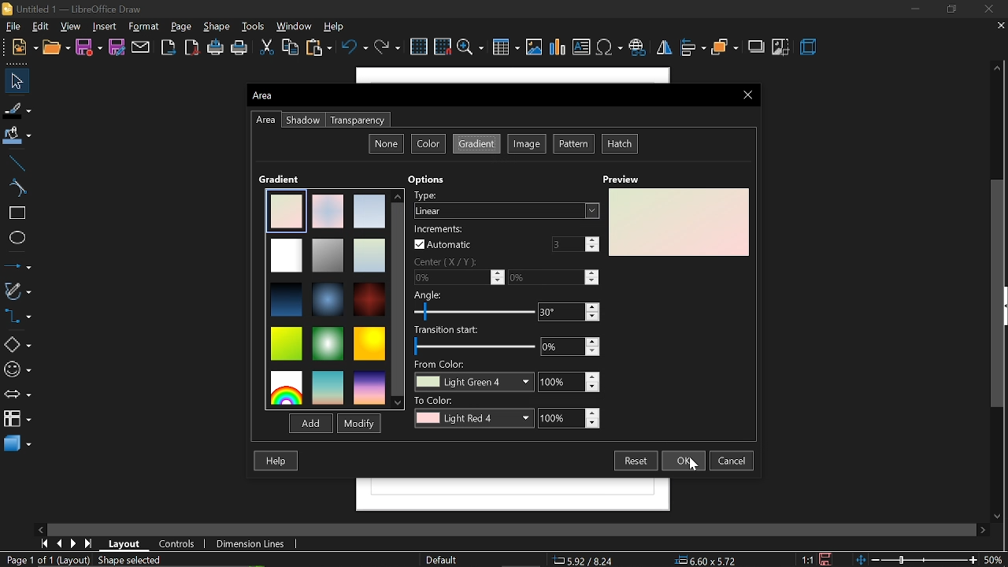  What do you see at coordinates (575, 144) in the screenshot?
I see `Pattern` at bounding box center [575, 144].